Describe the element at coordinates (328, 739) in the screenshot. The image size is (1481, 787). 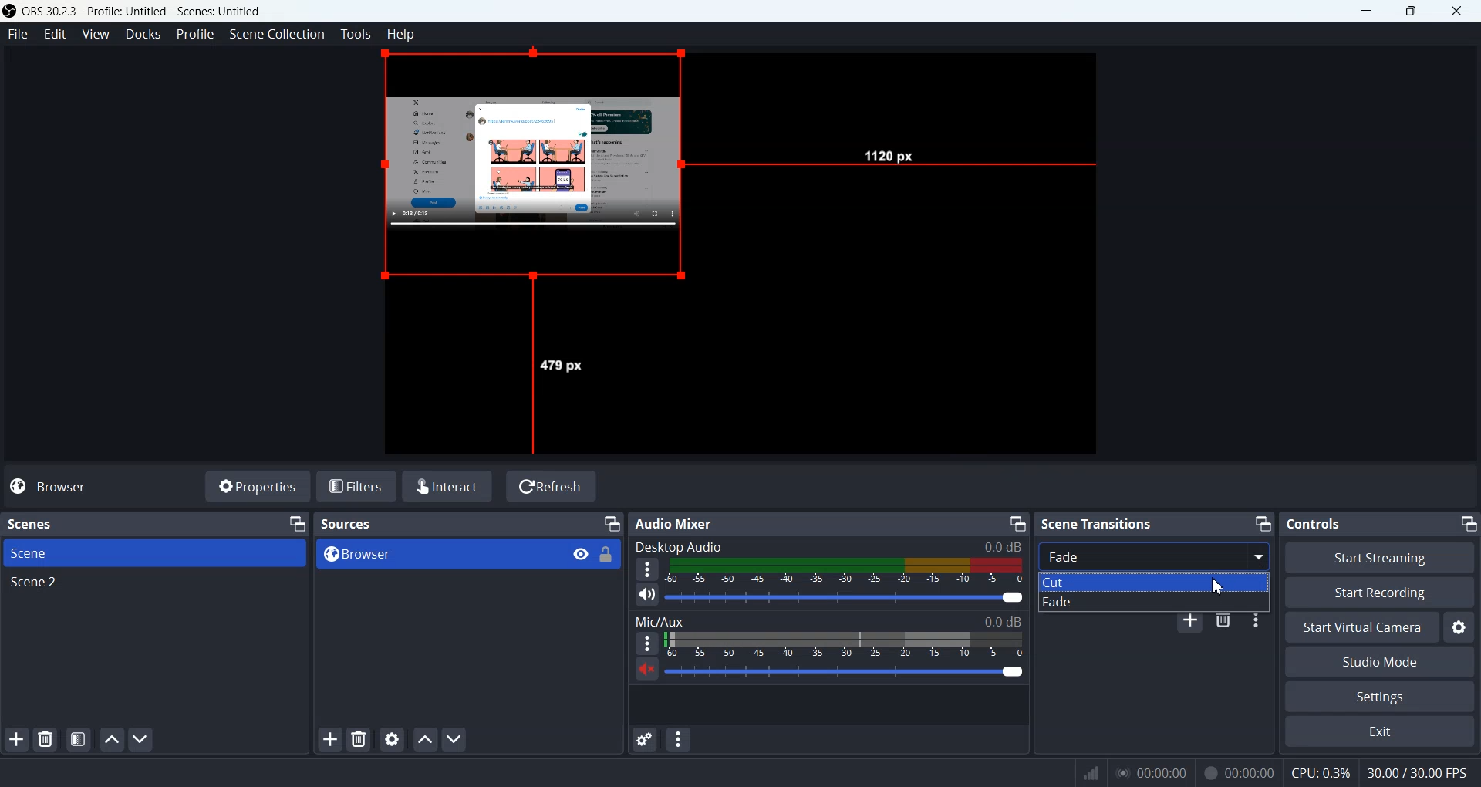
I see `Add source` at that location.